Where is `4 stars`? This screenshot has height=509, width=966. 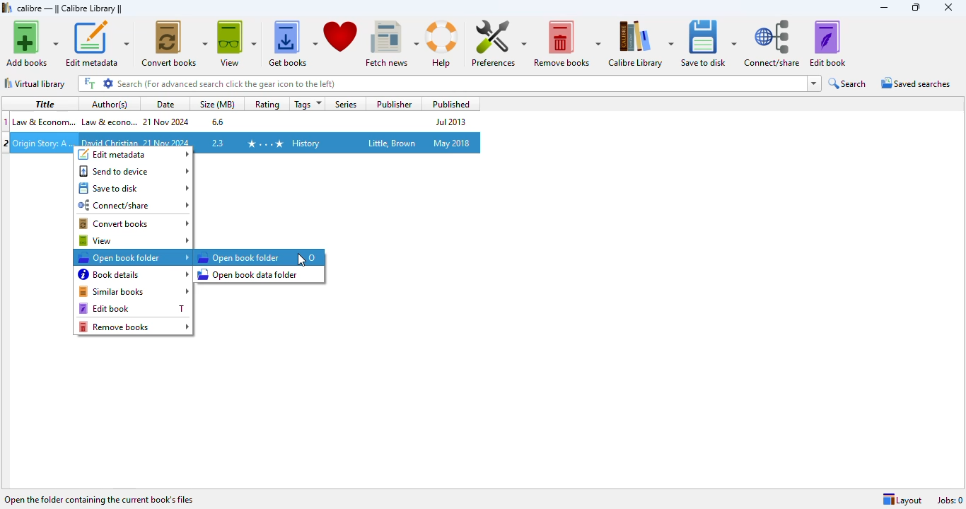 4 stars is located at coordinates (264, 143).